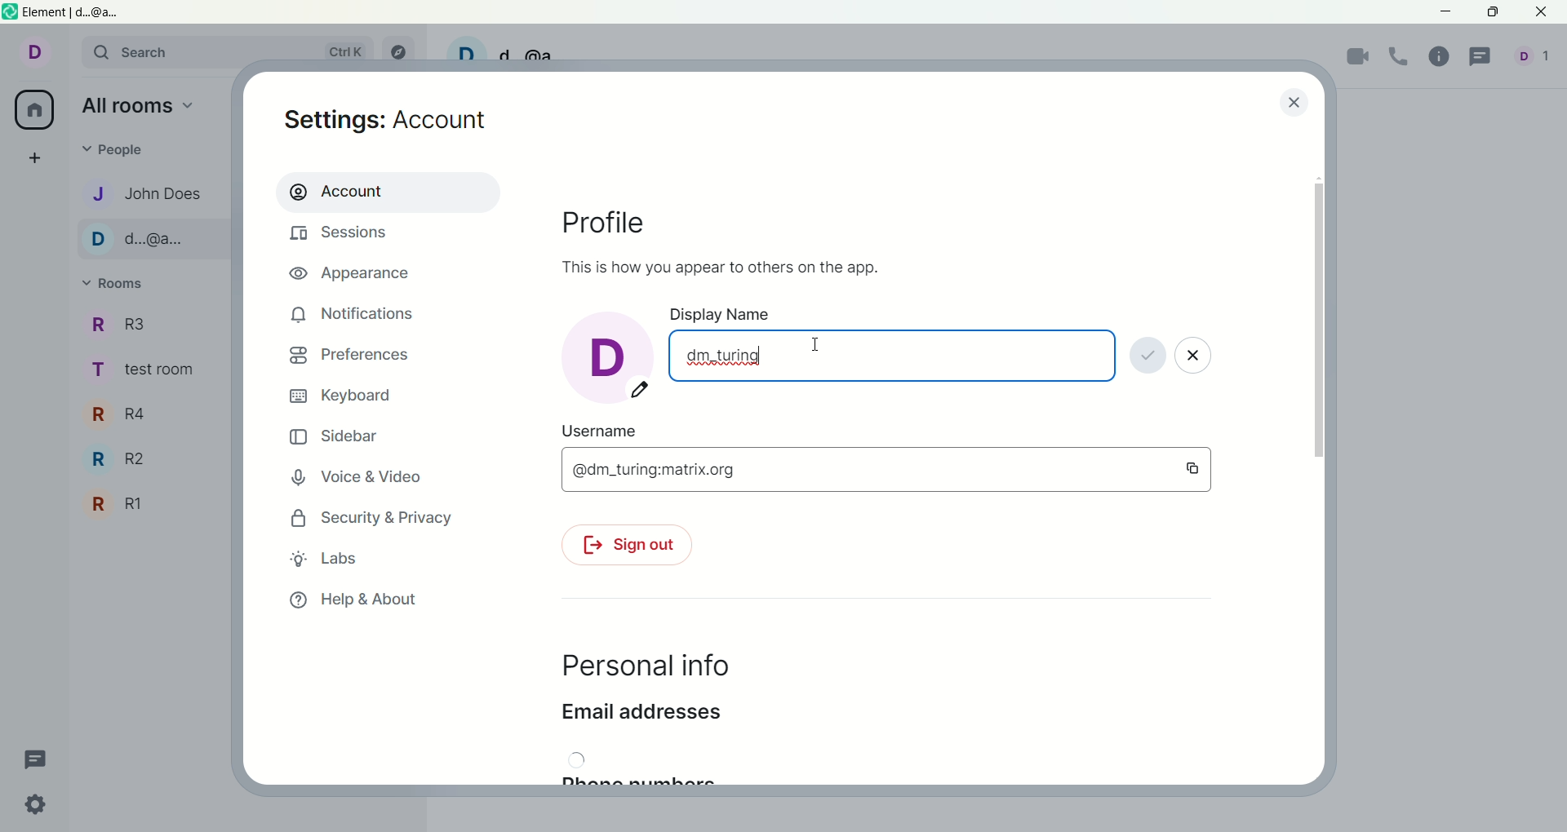 This screenshot has width=1567, height=832. What do you see at coordinates (140, 108) in the screenshot?
I see `all rooms` at bounding box center [140, 108].